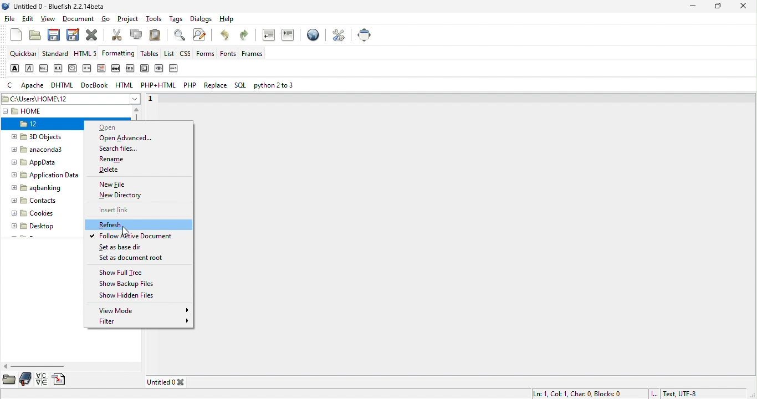 The height and width of the screenshot is (399, 757). What do you see at coordinates (44, 69) in the screenshot?
I see `abbreviation` at bounding box center [44, 69].